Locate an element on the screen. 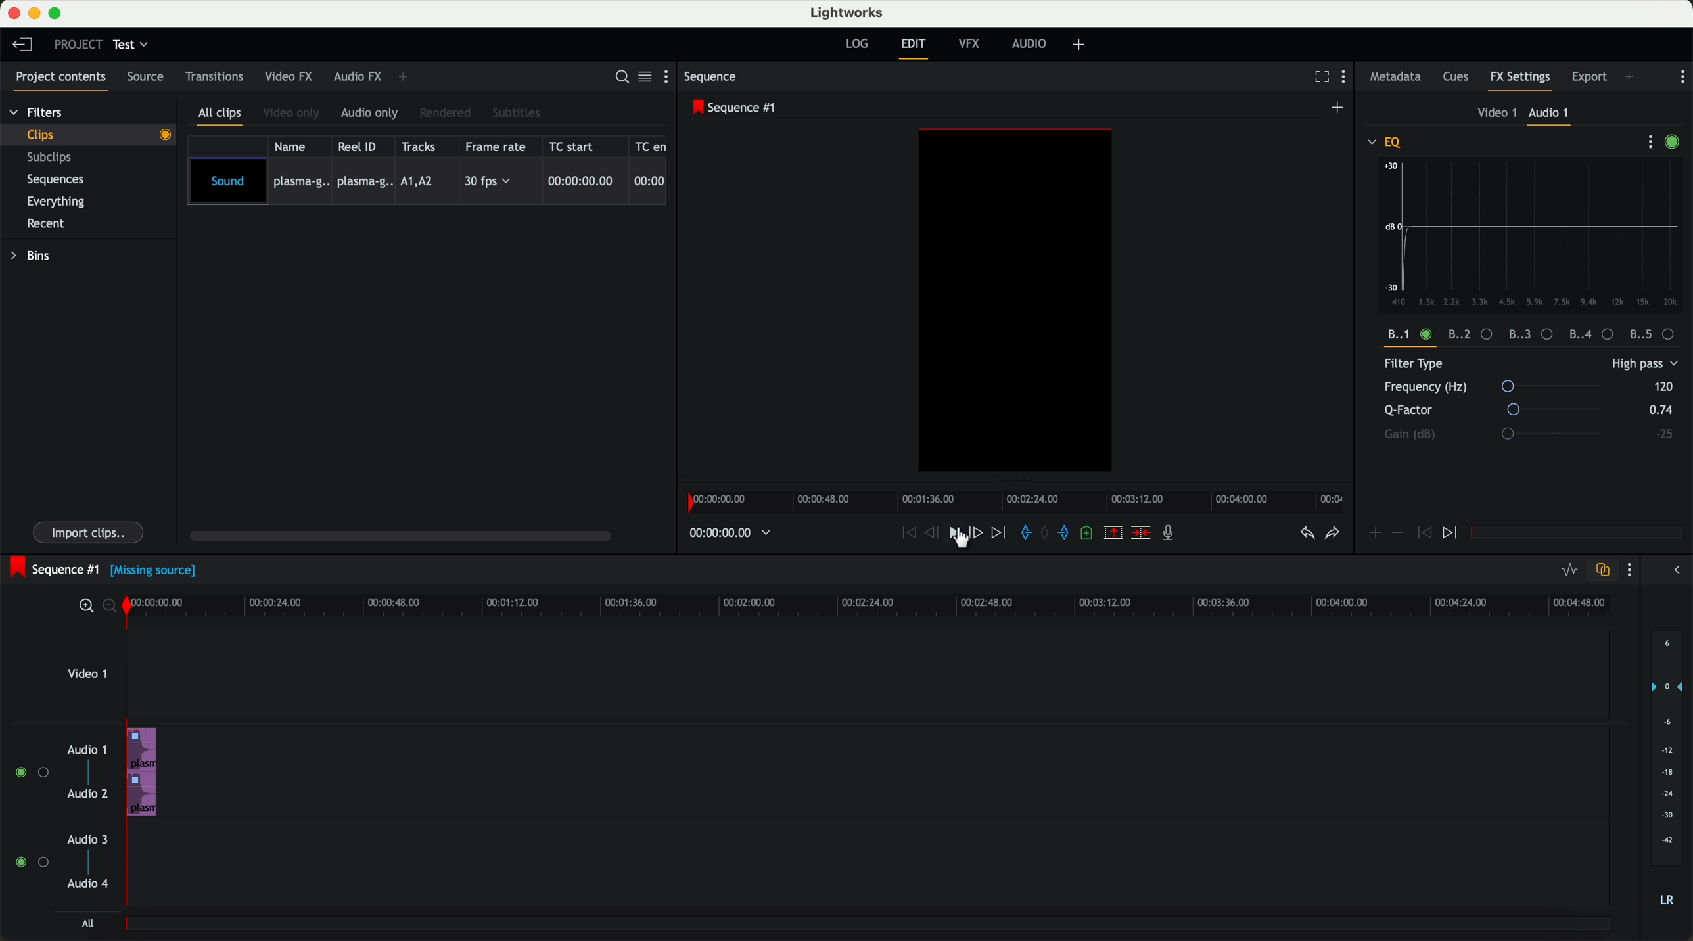 The height and width of the screenshot is (941, 1693). add out mark is located at coordinates (1069, 534).